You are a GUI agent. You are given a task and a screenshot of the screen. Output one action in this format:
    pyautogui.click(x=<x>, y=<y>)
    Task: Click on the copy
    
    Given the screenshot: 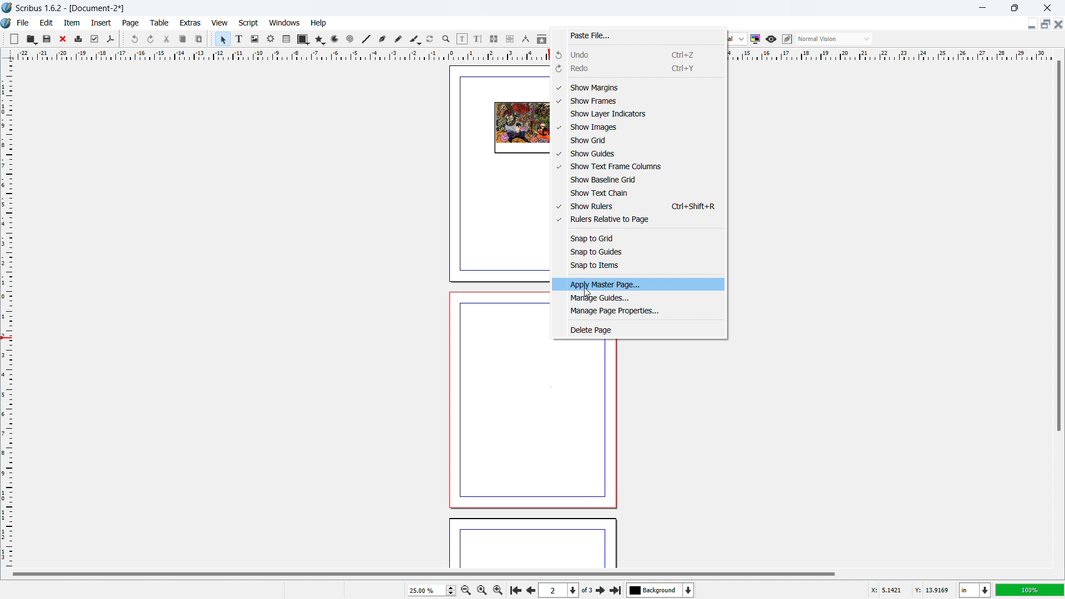 What is the action you would take?
    pyautogui.click(x=184, y=39)
    